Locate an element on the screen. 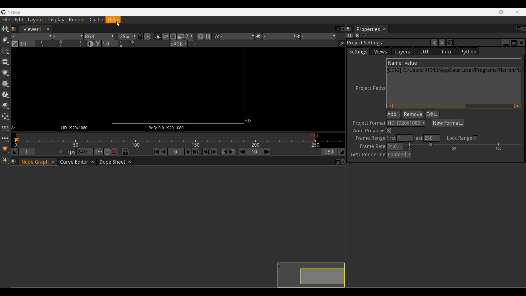 The width and height of the screenshot is (526, 296). Minimize/Maximize all panels is located at coordinates (364, 35).